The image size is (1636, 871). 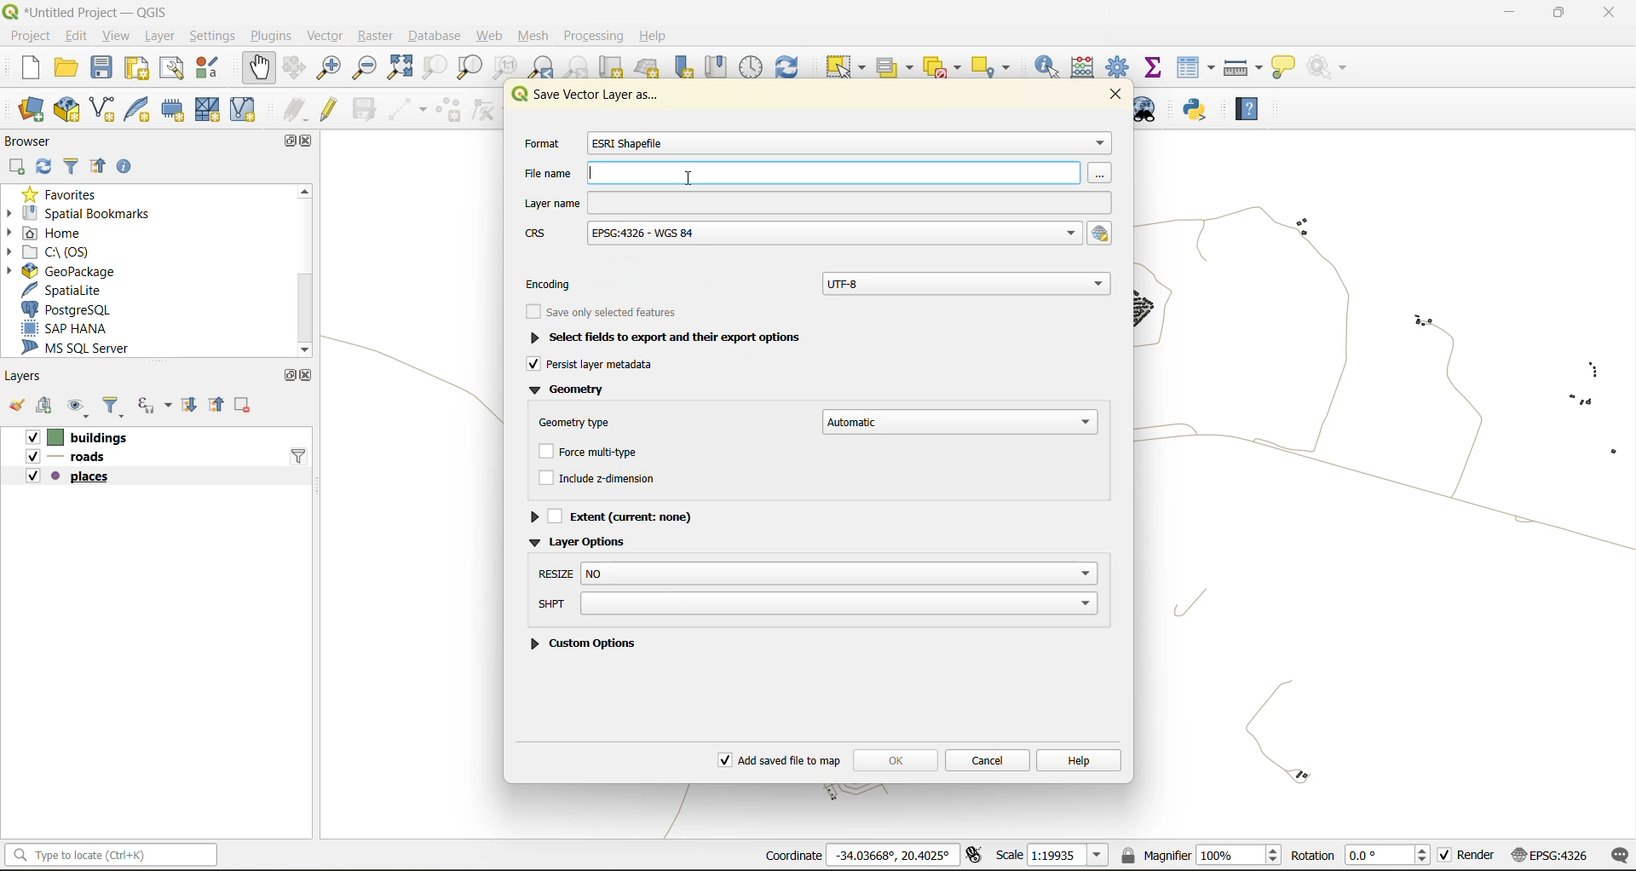 What do you see at coordinates (17, 407) in the screenshot?
I see `open` at bounding box center [17, 407].